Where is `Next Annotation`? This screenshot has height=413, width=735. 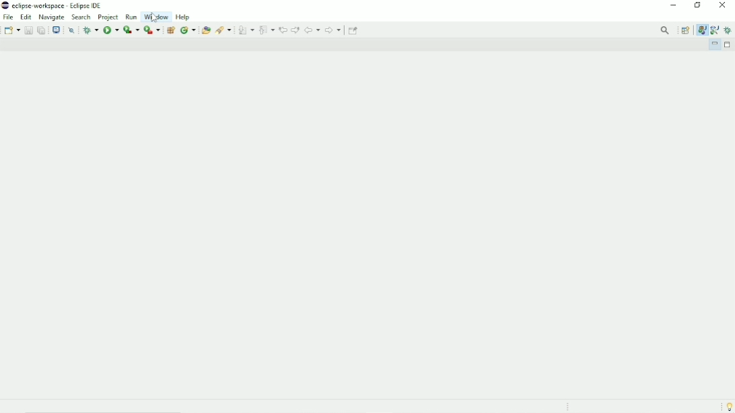
Next Annotation is located at coordinates (246, 30).